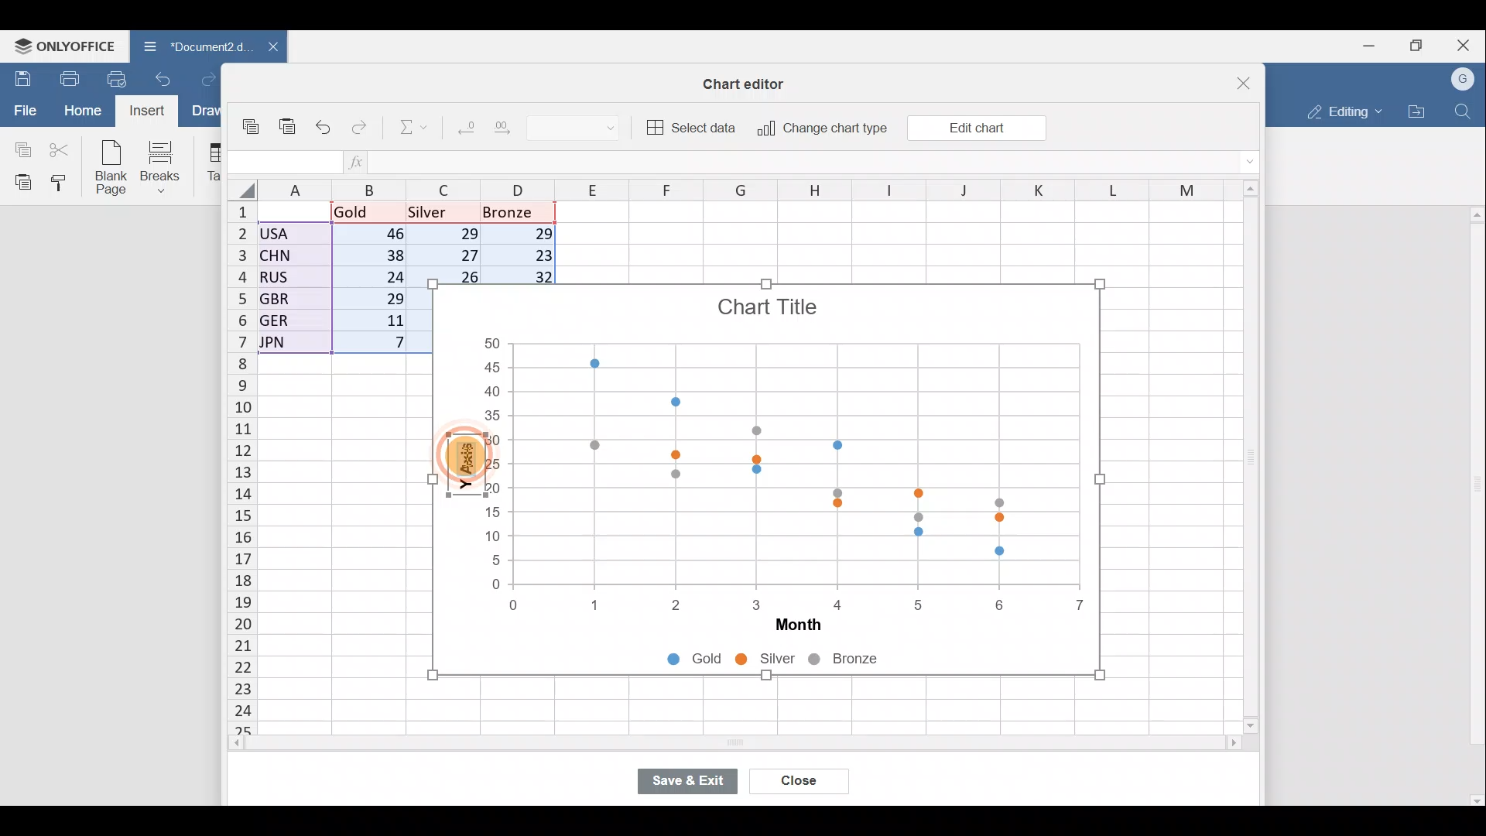 The width and height of the screenshot is (1486, 836). Describe the element at coordinates (265, 48) in the screenshot. I see `Close document` at that location.